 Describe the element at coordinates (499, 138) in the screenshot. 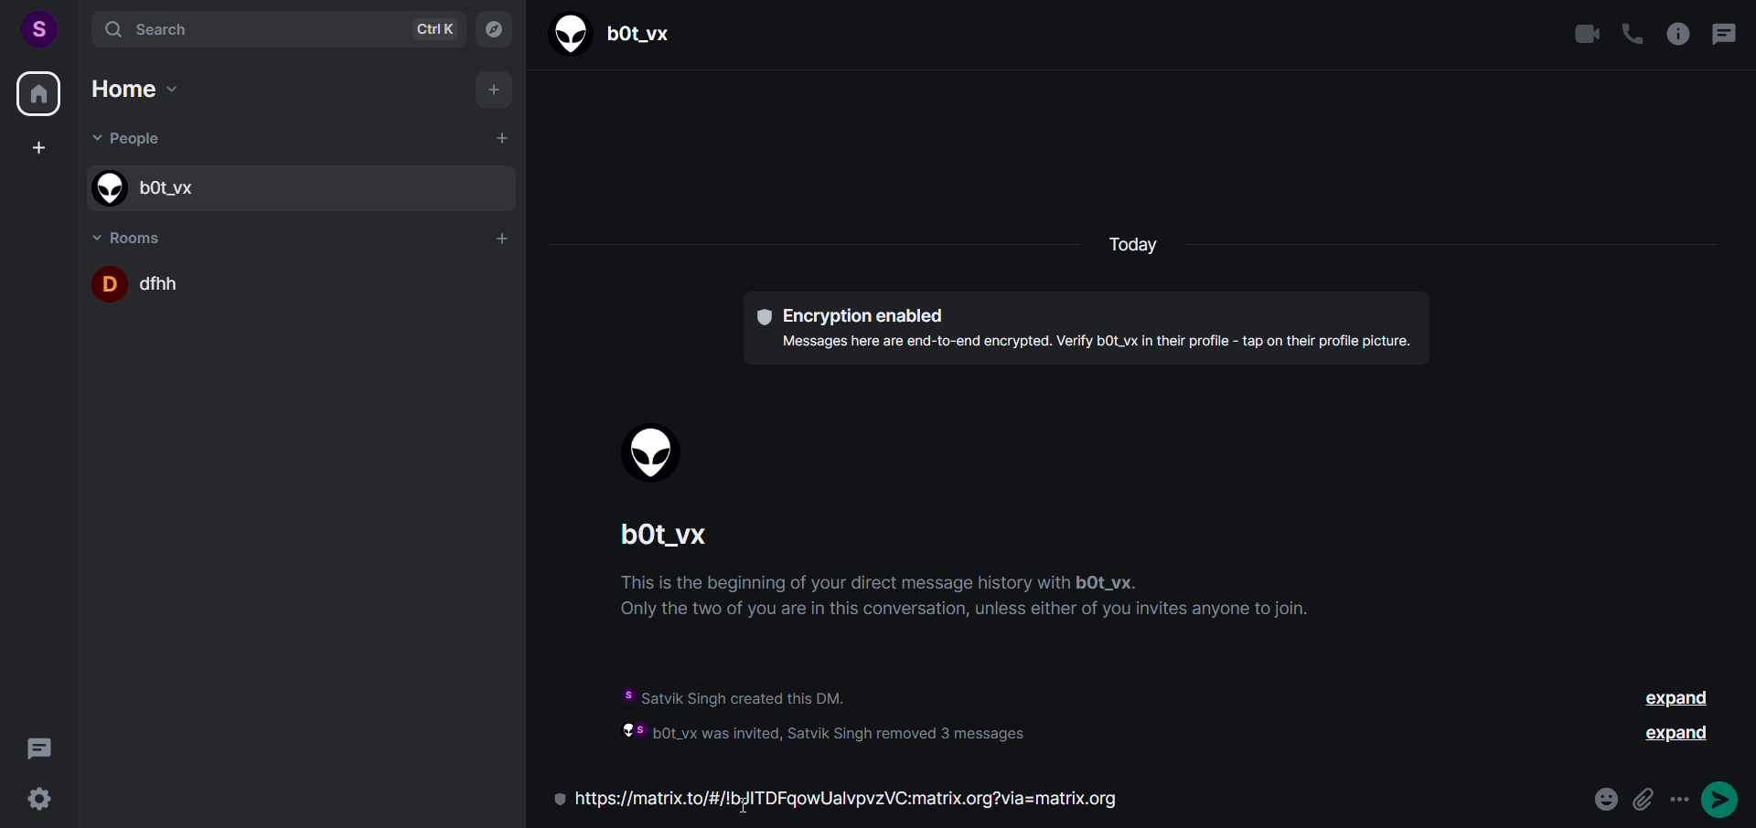

I see `add people` at that location.